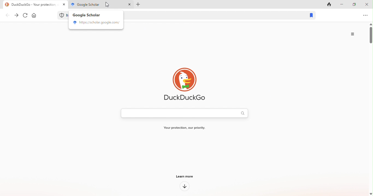 The width and height of the screenshot is (373, 196). Describe the element at coordinates (368, 4) in the screenshot. I see `close` at that location.